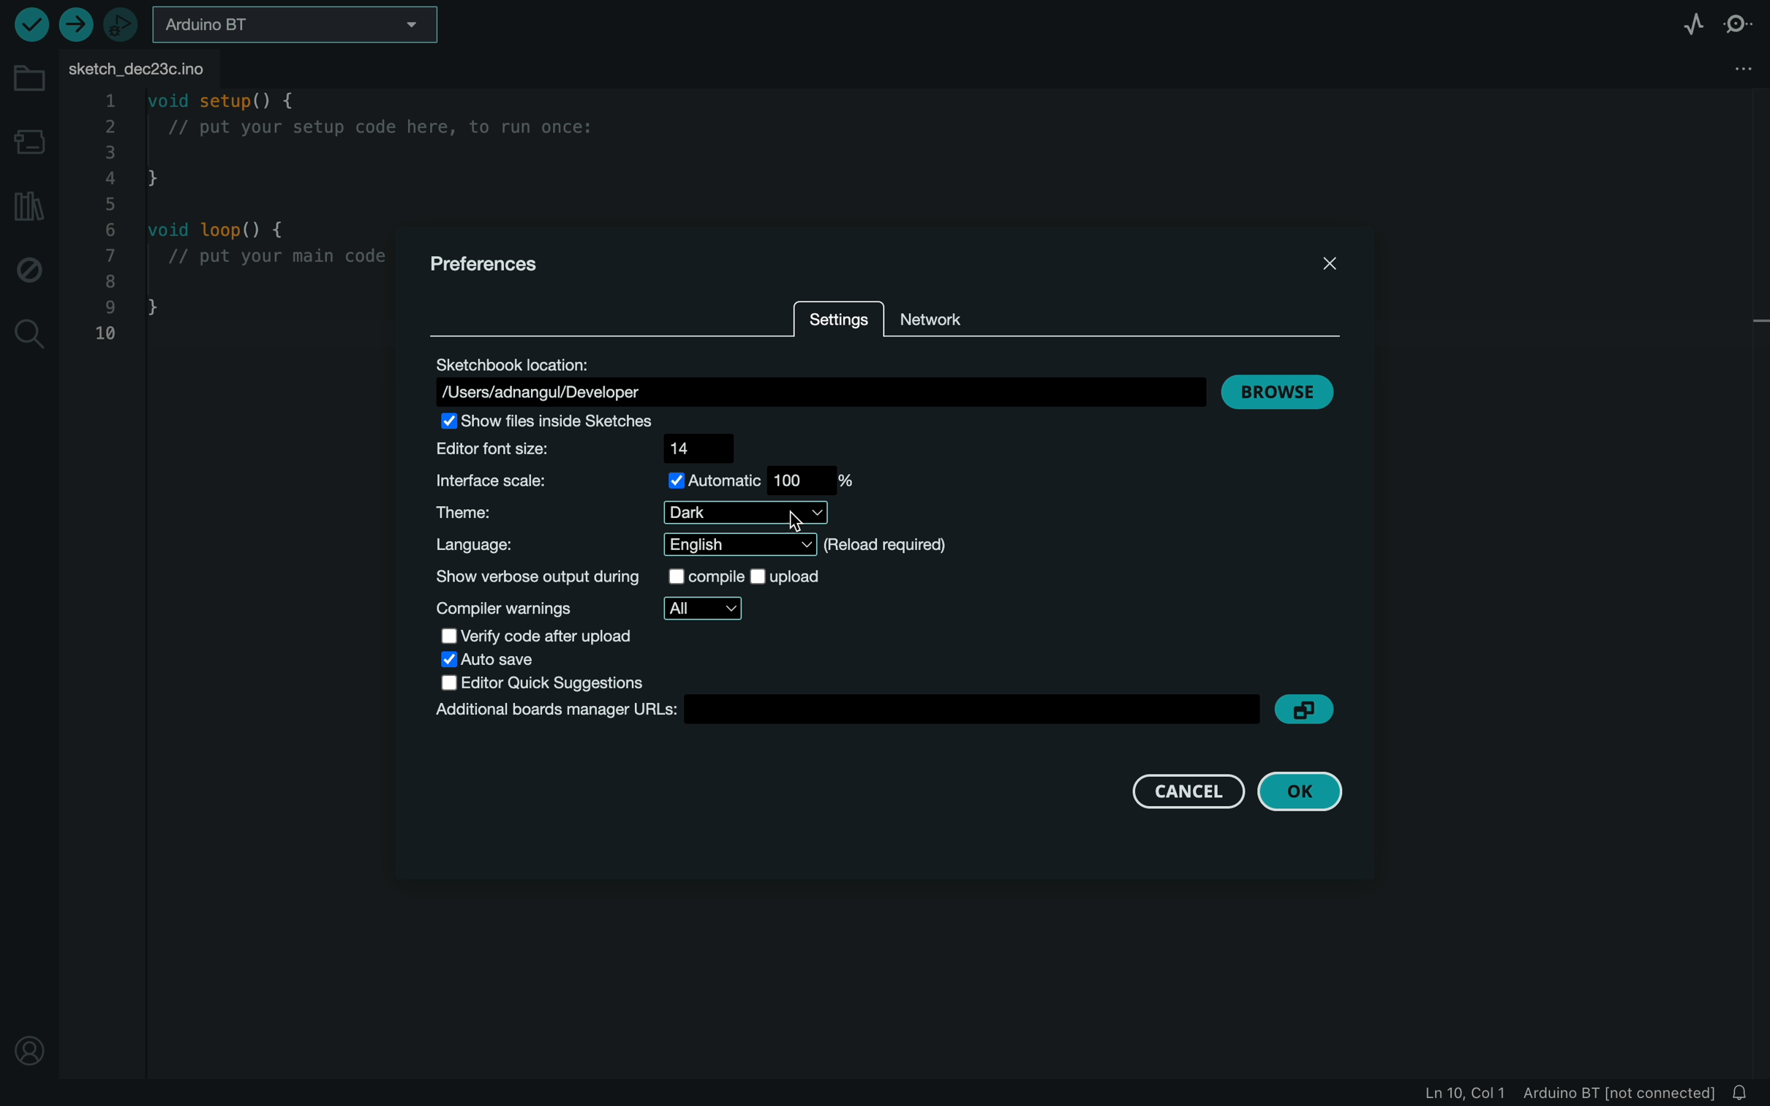 Image resolution: width=1770 pixels, height=1106 pixels. I want to click on show output, so click(641, 579).